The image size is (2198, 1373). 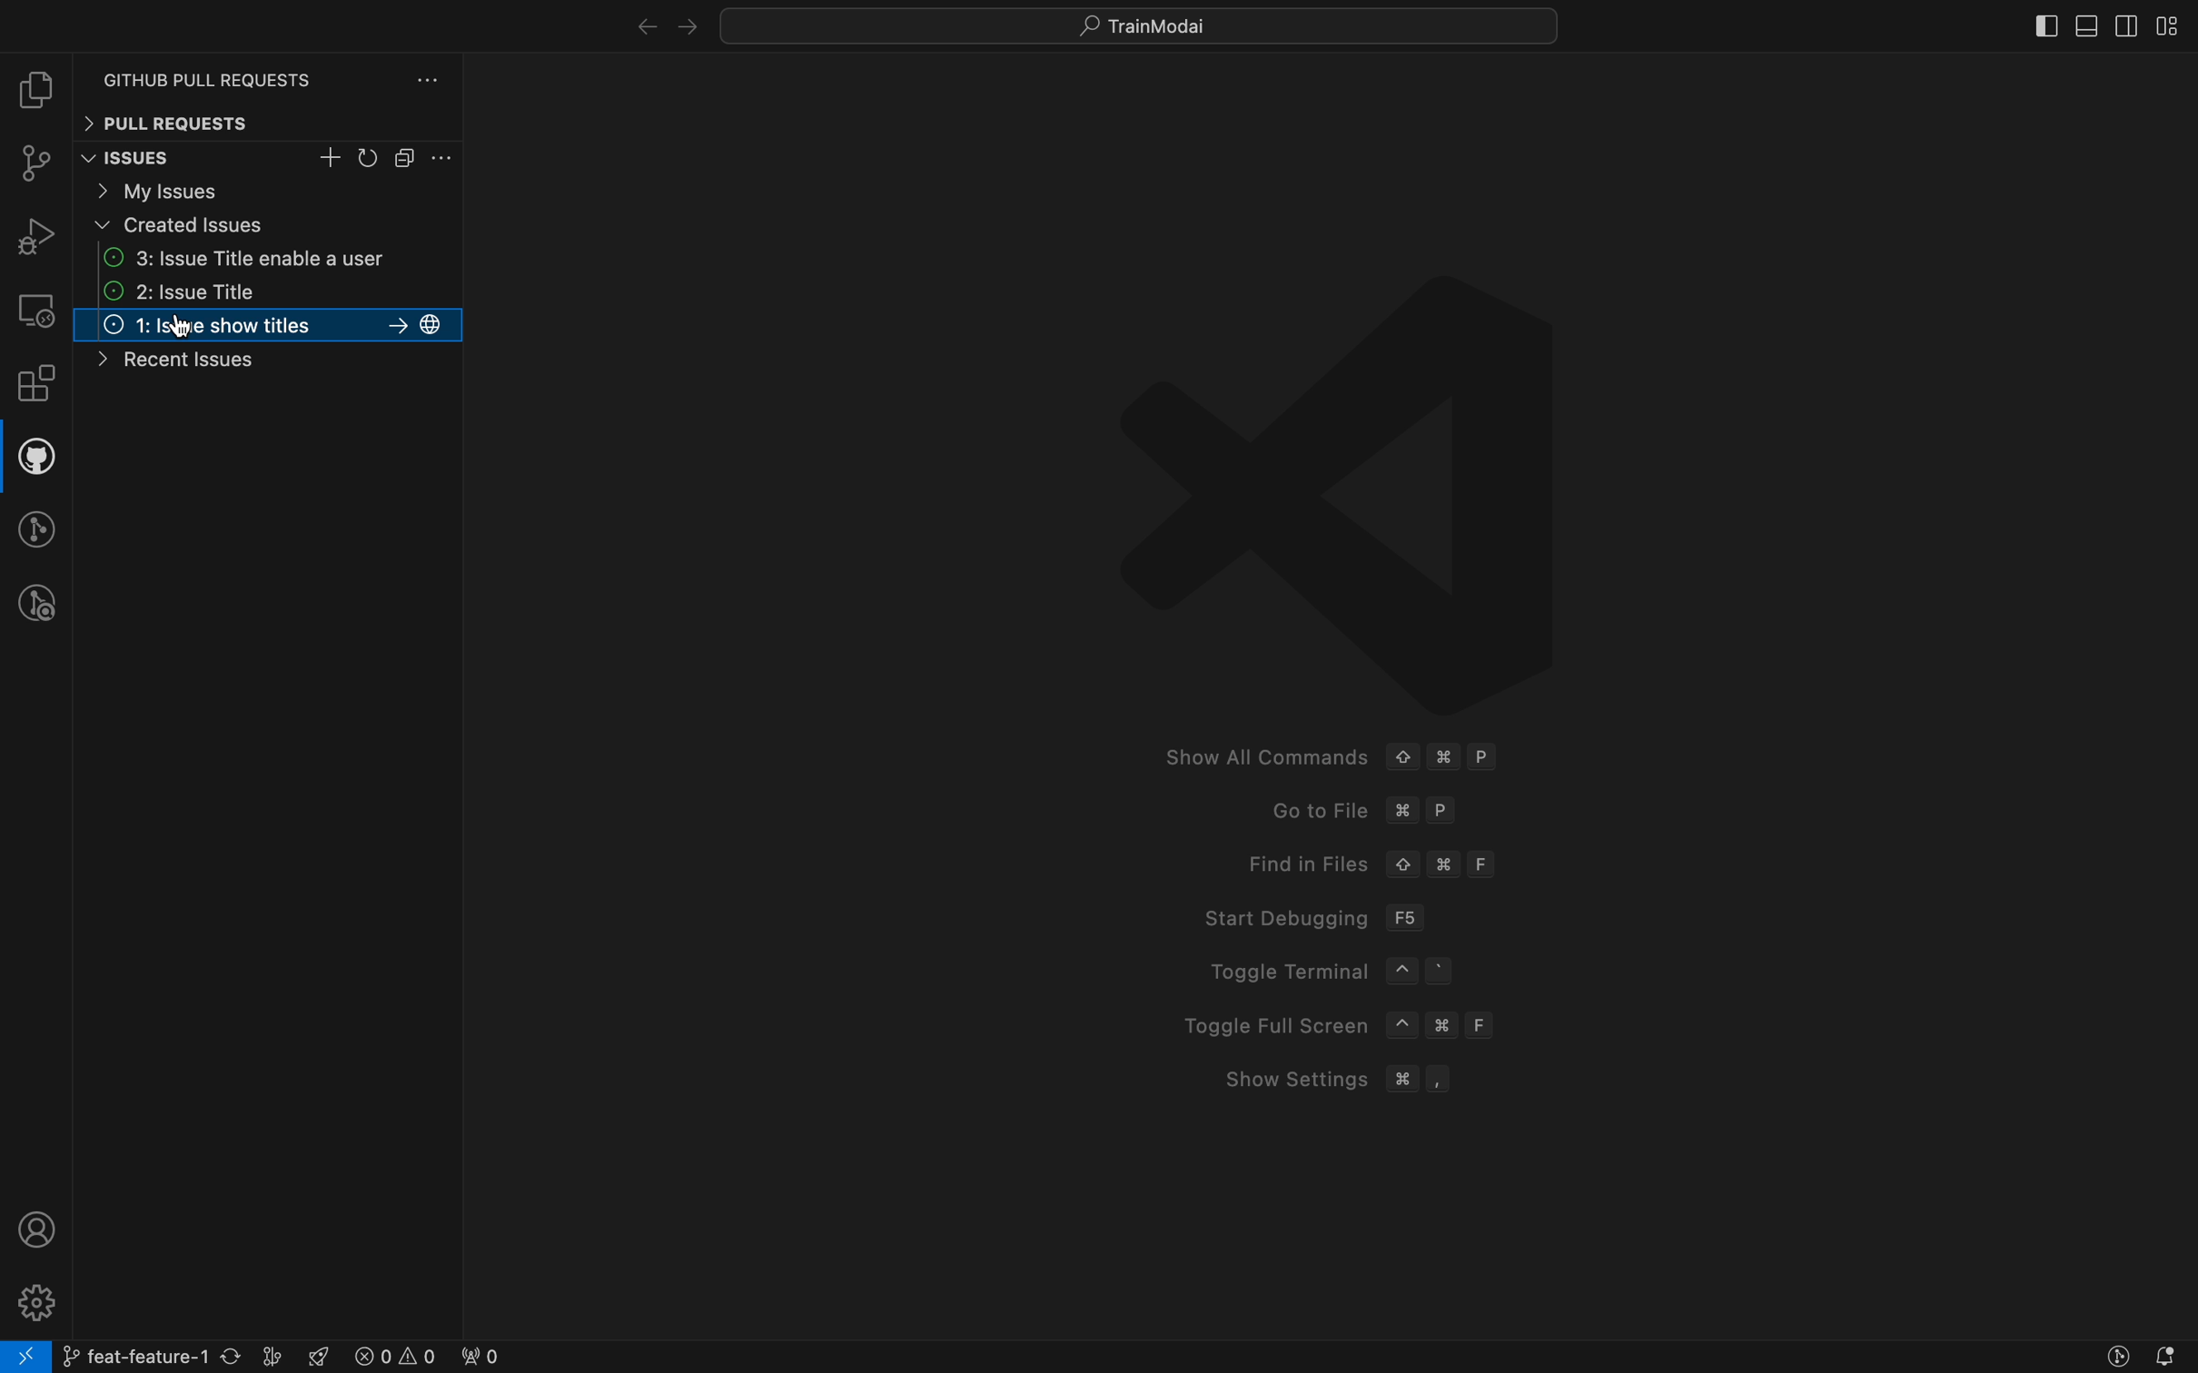 What do you see at coordinates (2021, 24) in the screenshot?
I see `toggle side bar` at bounding box center [2021, 24].